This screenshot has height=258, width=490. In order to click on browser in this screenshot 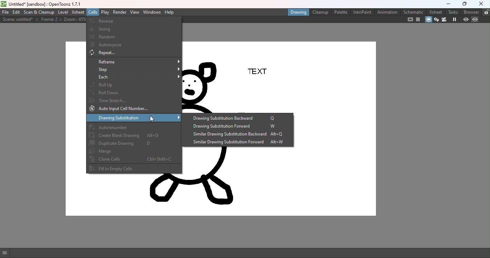, I will do `click(470, 12)`.